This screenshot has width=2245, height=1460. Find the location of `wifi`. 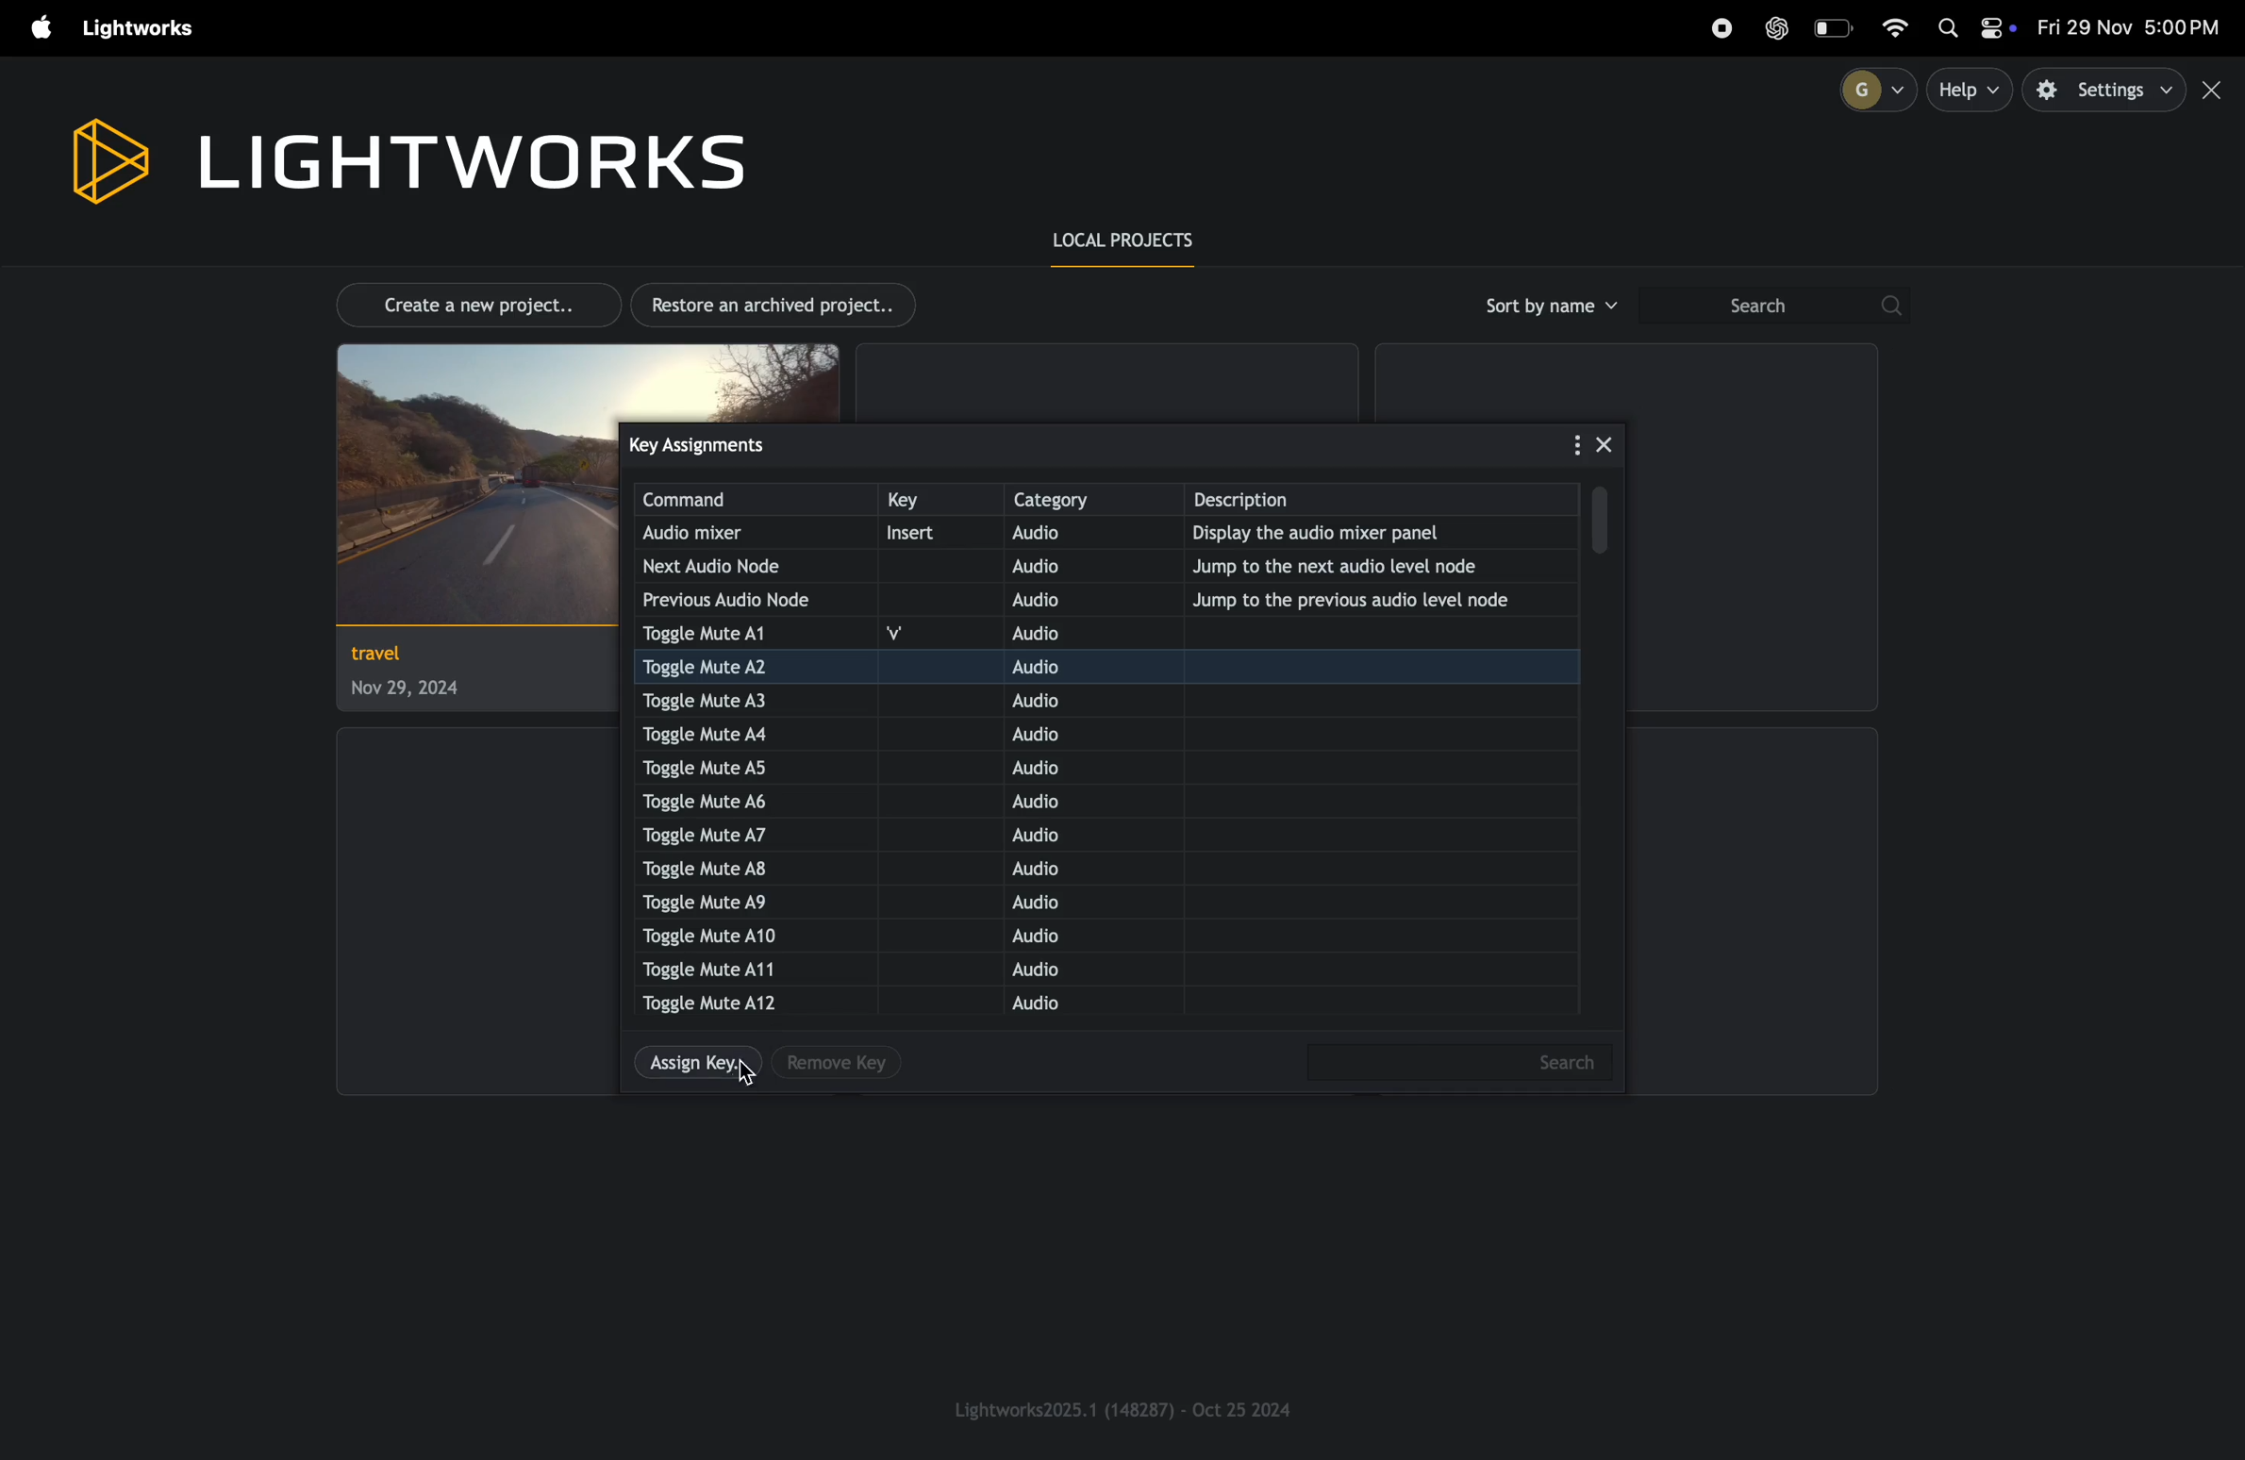

wifi is located at coordinates (1904, 25).